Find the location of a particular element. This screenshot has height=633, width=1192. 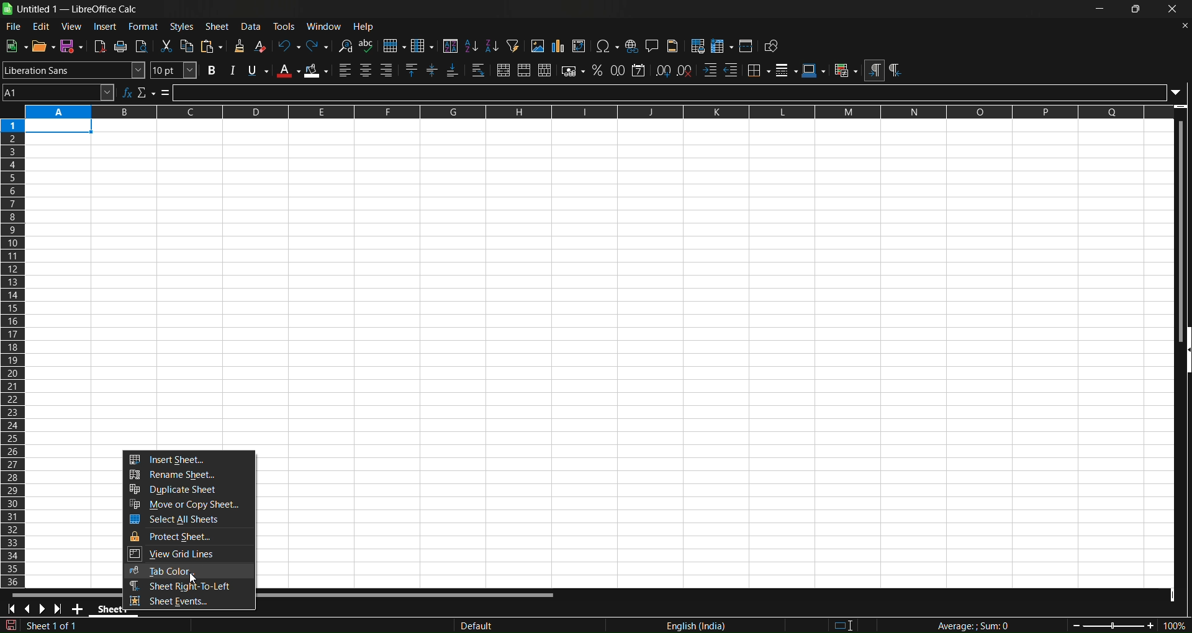

formula is located at coordinates (166, 93).